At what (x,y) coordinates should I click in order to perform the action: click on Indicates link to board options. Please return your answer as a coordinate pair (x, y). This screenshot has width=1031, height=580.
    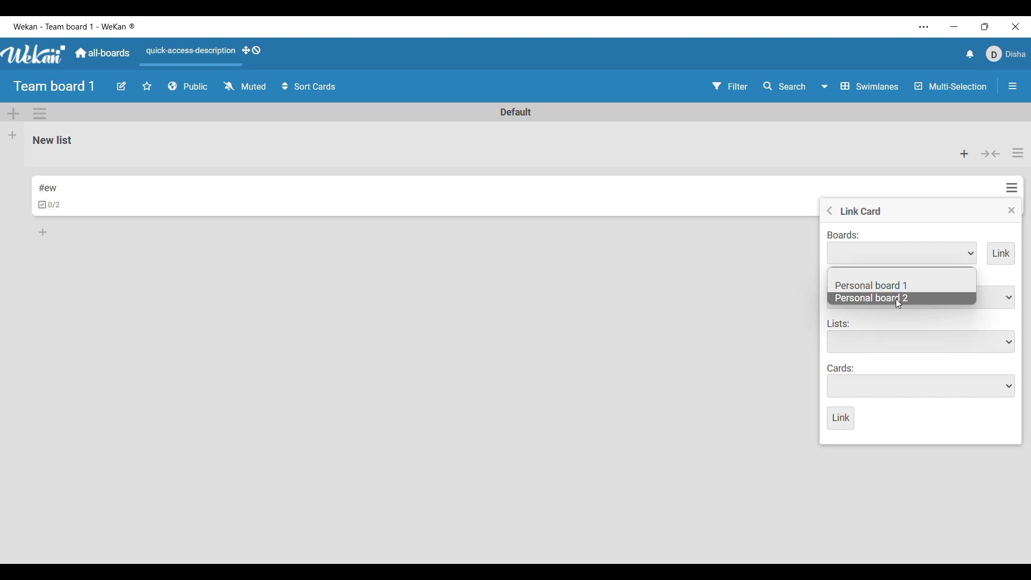
    Looking at the image, I should click on (843, 235).